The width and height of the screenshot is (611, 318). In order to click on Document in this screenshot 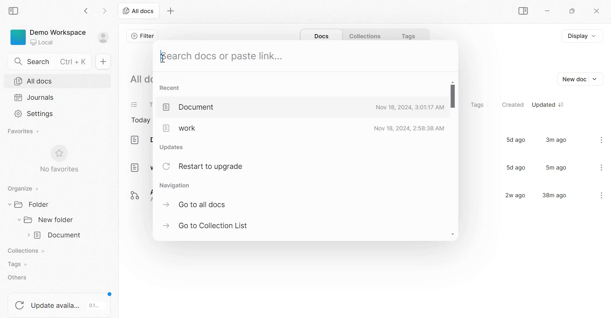, I will do `click(140, 140)`.